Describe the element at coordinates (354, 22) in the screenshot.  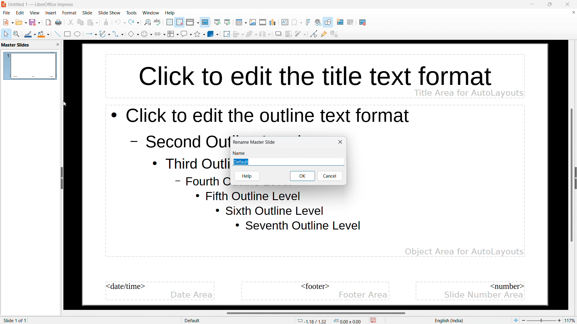
I see `duplicate slide` at that location.